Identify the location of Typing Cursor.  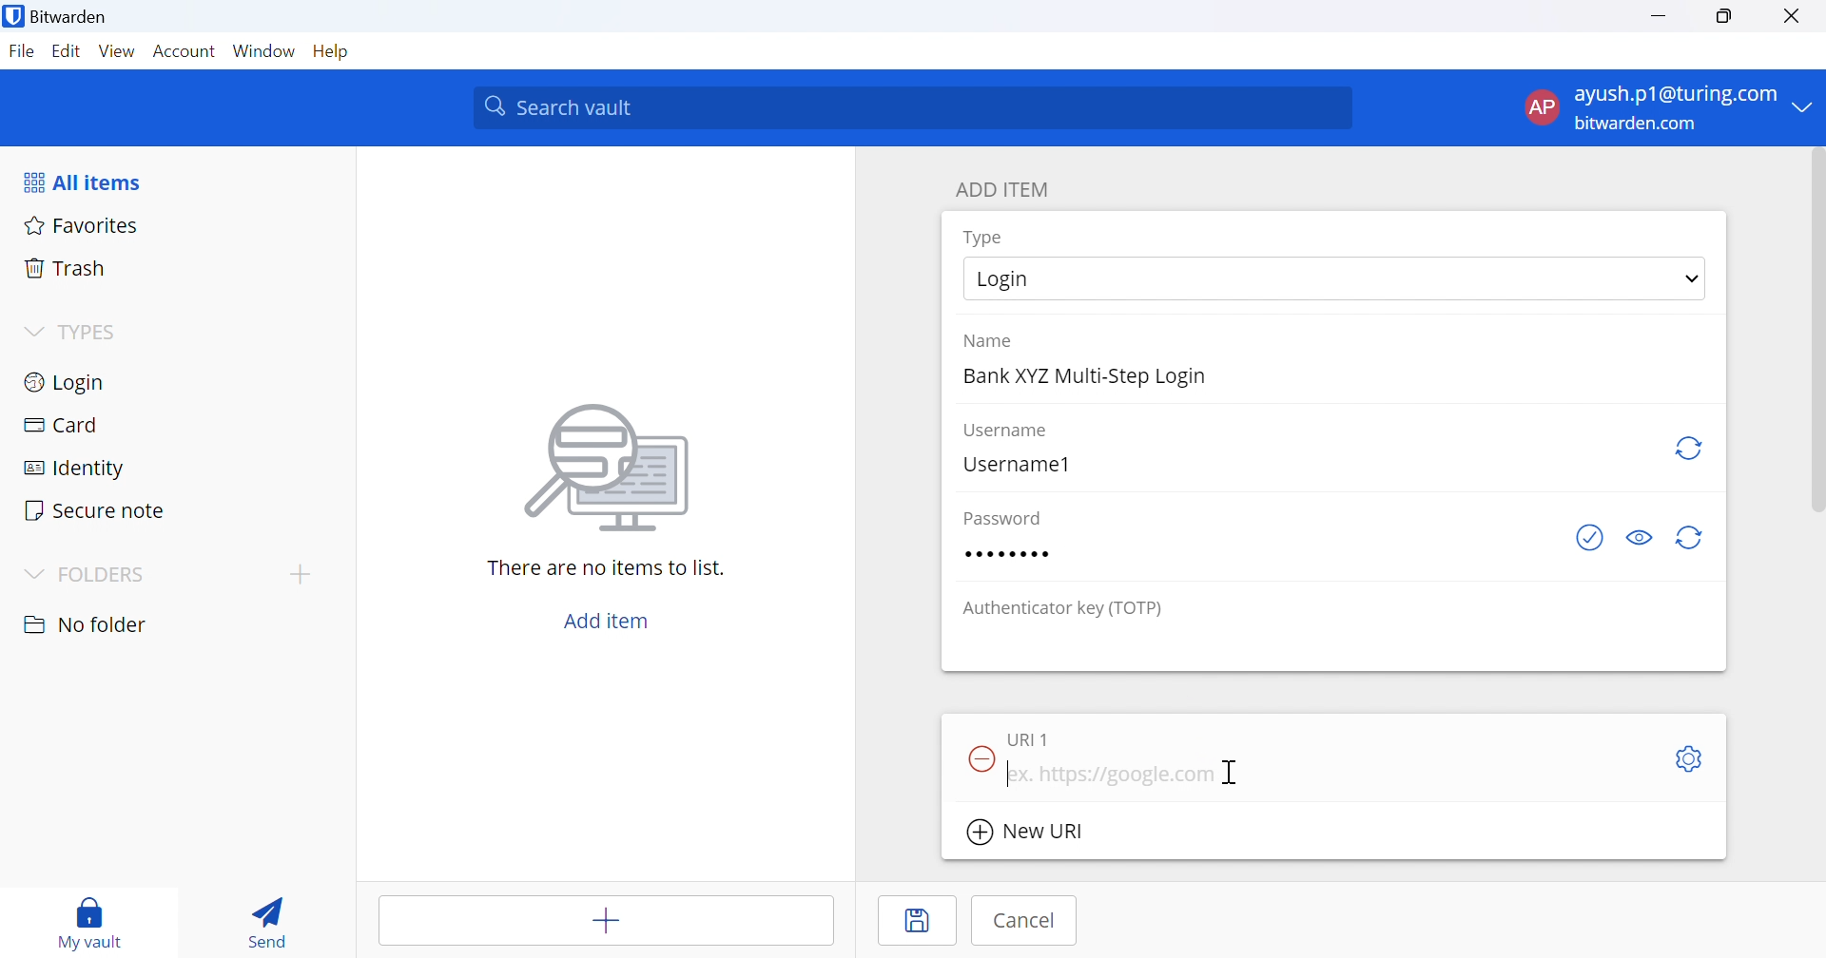
(1011, 776).